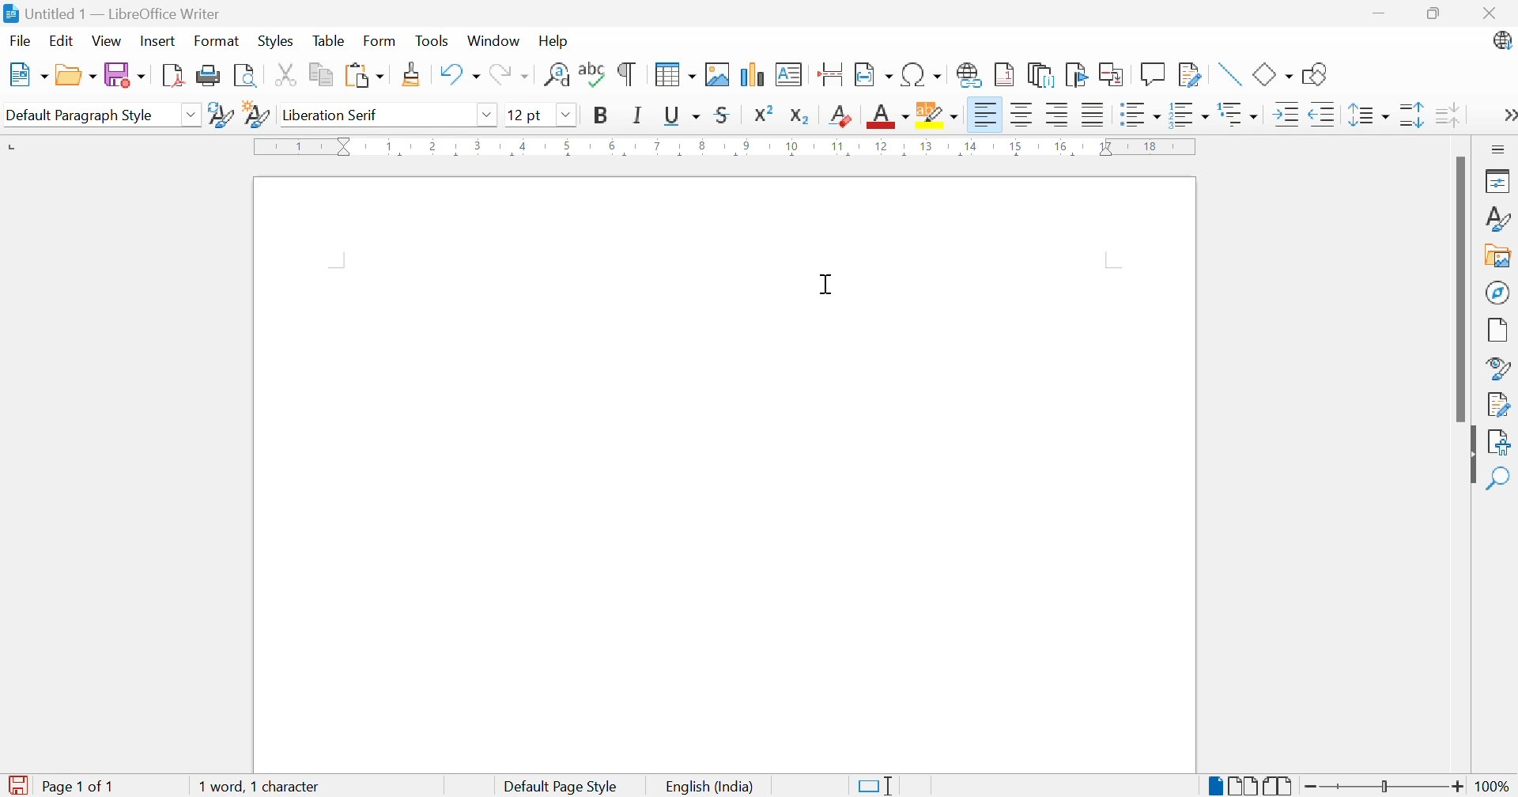  I want to click on 12 pt, so click(523, 114).